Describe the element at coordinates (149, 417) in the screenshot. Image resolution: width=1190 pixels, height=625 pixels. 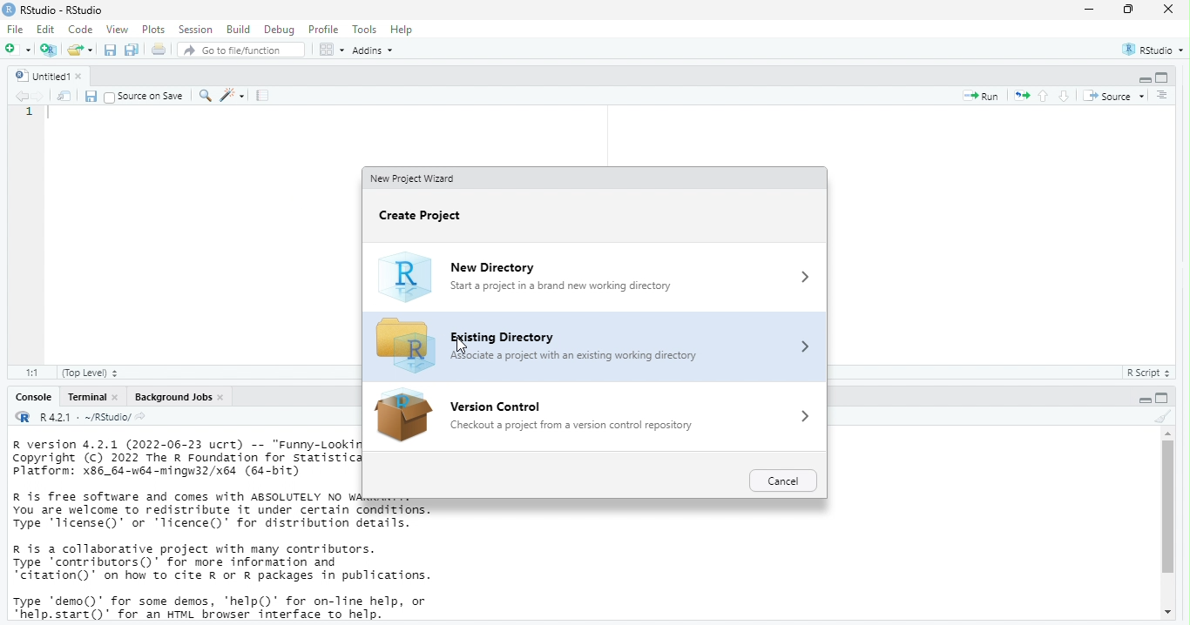
I see `view the current working directory` at that location.